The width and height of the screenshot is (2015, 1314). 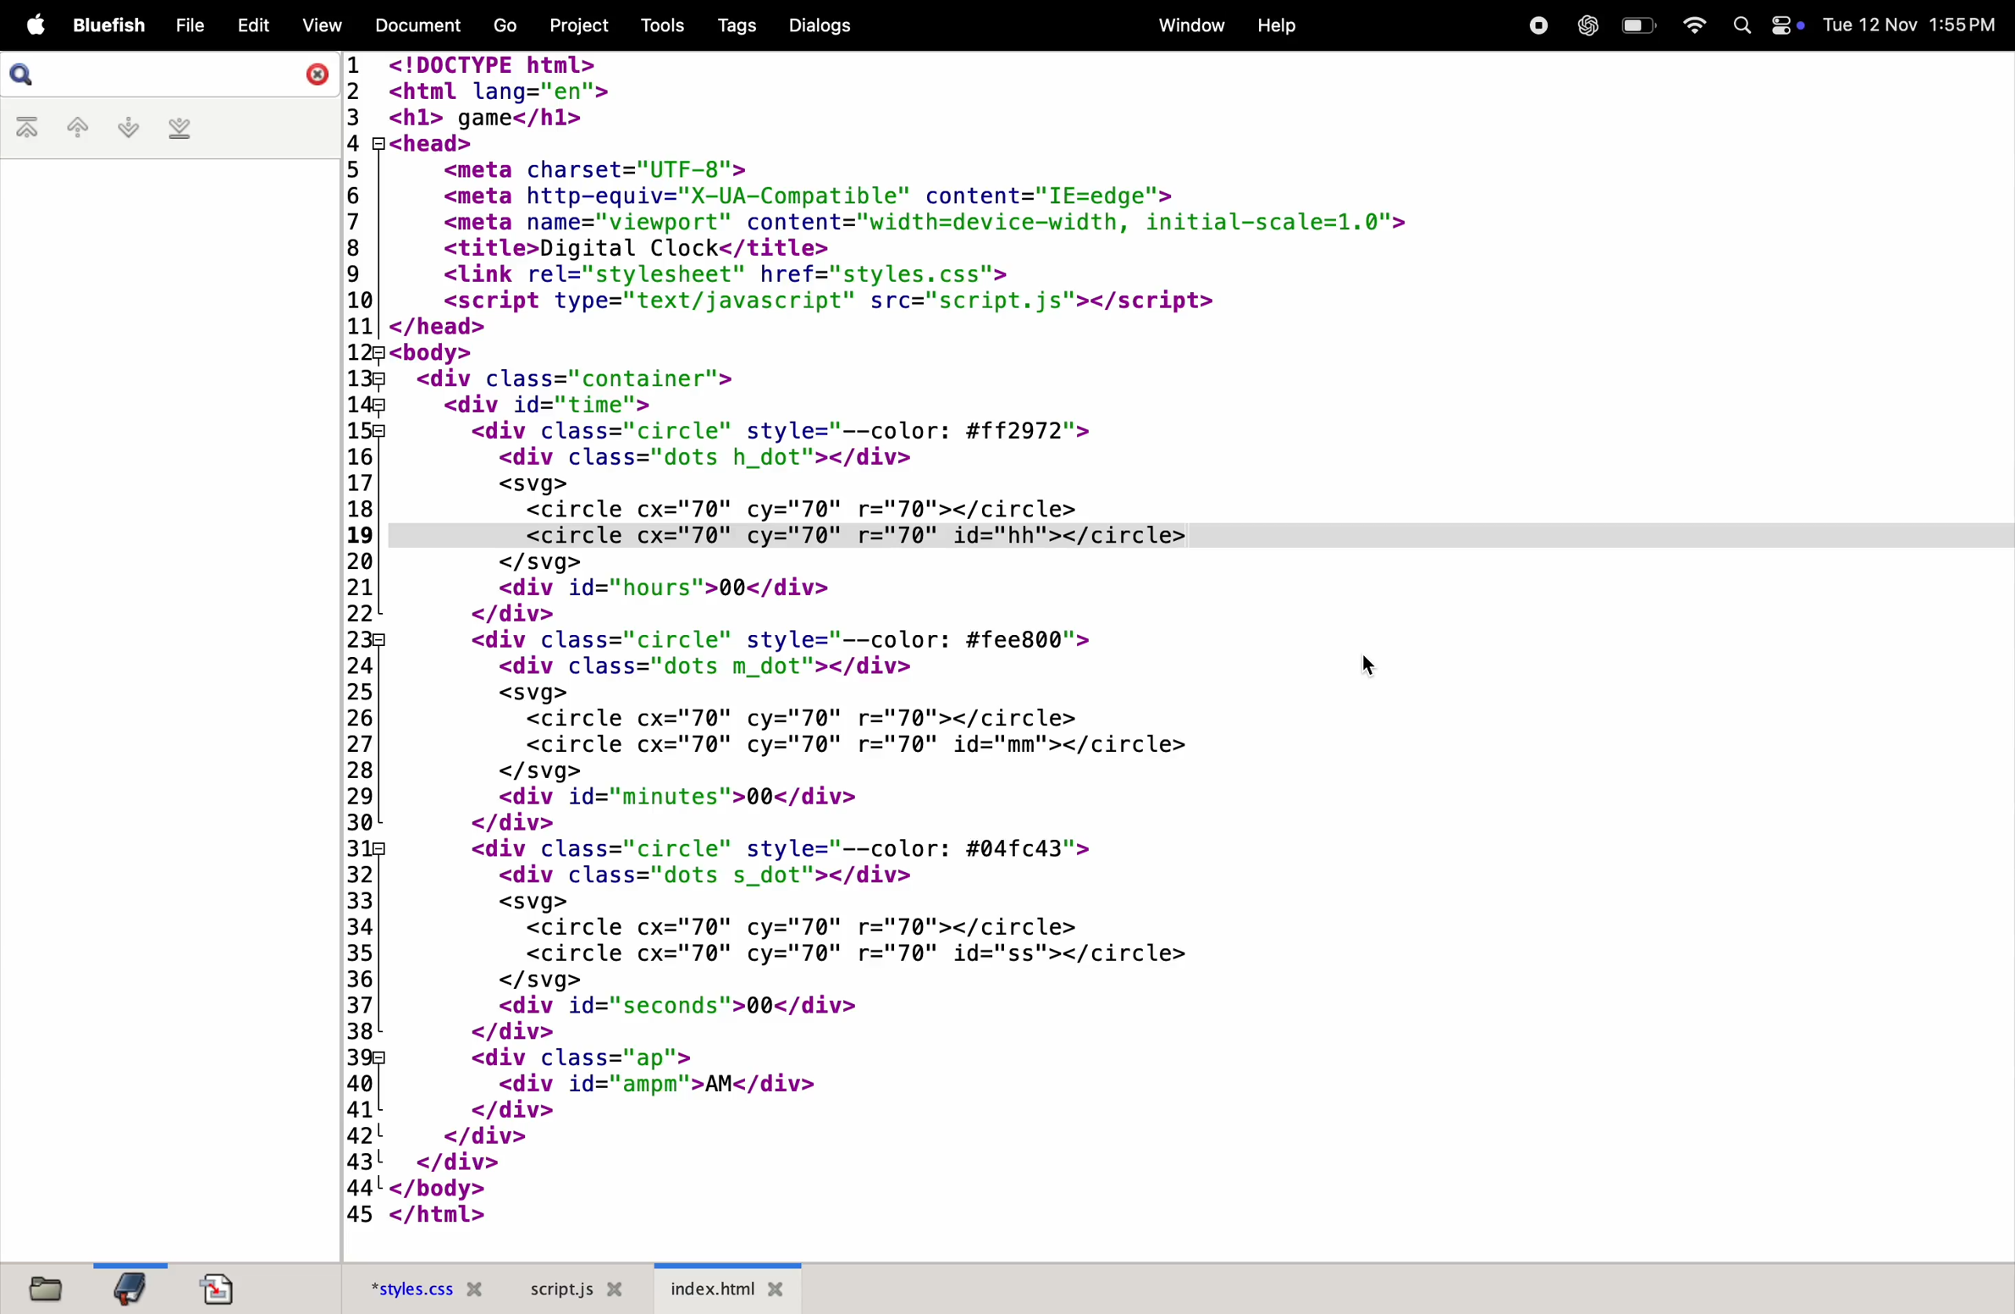 What do you see at coordinates (129, 1289) in the screenshot?
I see `open bookmark` at bounding box center [129, 1289].